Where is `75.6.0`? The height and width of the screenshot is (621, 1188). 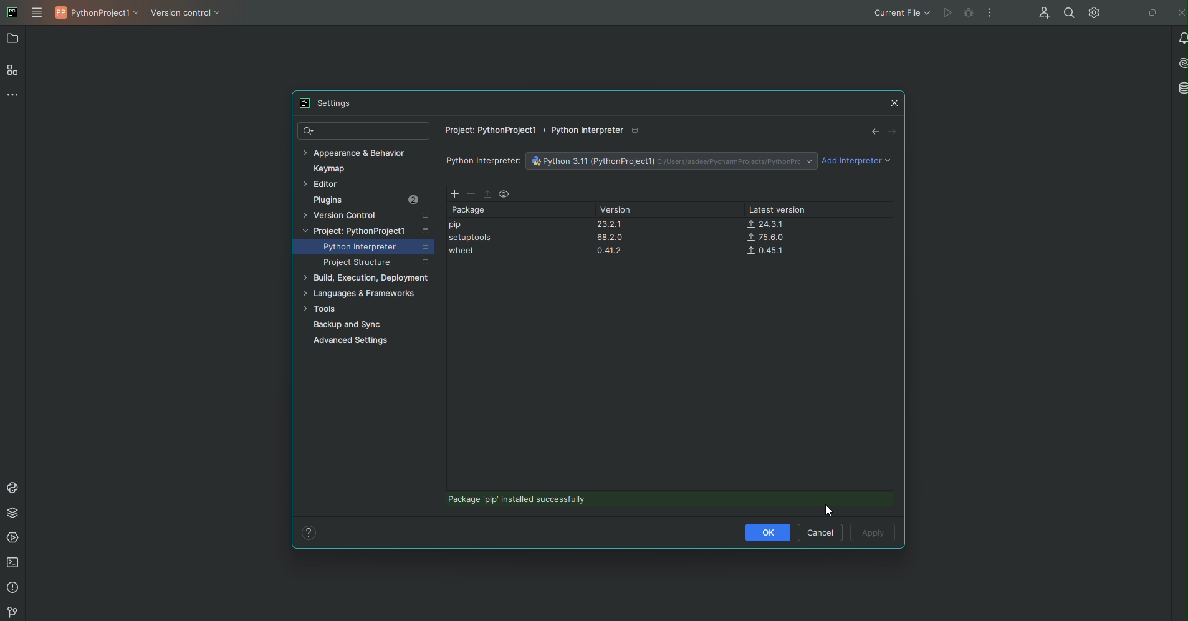 75.6.0 is located at coordinates (767, 238).